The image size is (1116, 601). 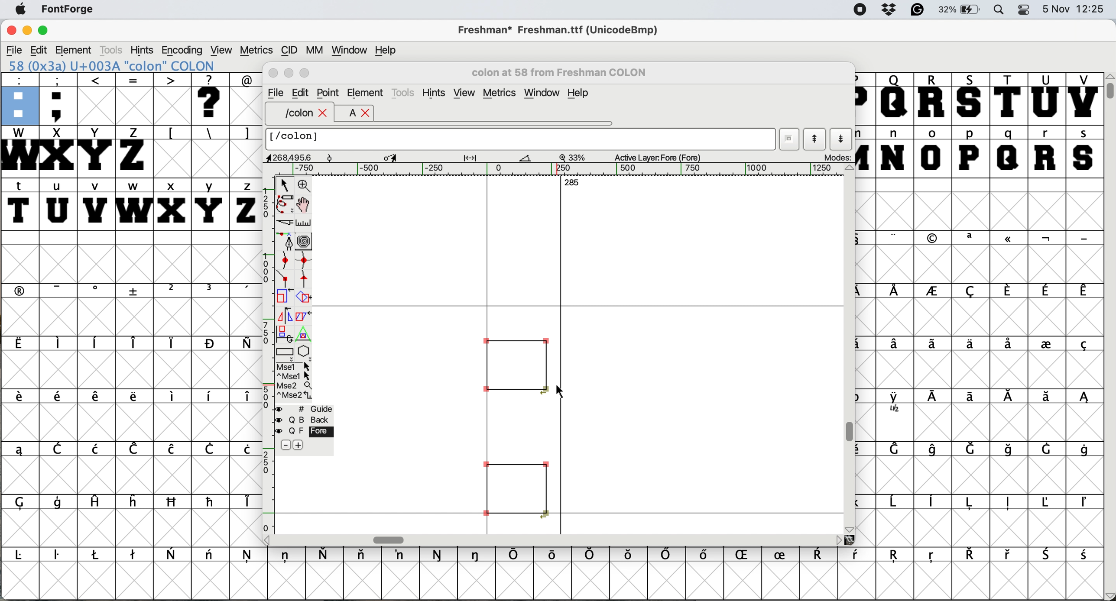 I want to click on symbol, so click(x=1084, y=556).